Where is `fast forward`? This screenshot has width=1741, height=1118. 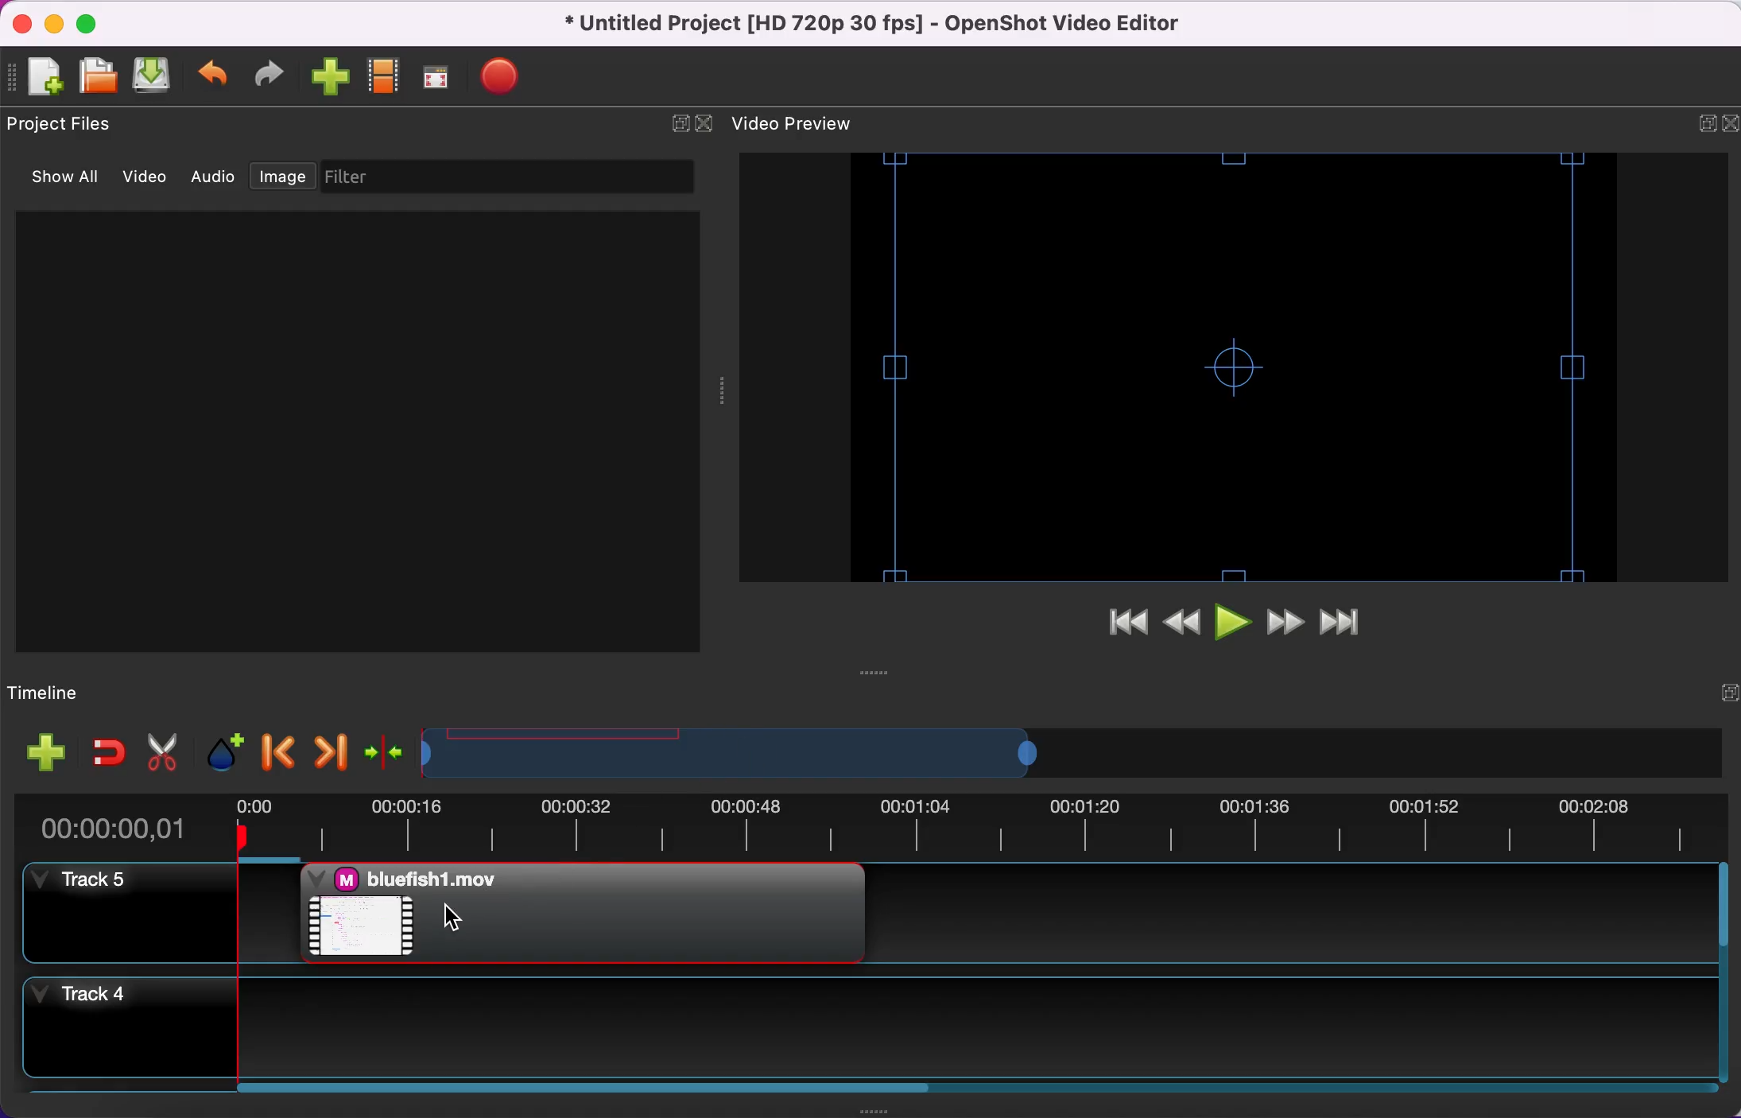
fast forward is located at coordinates (1286, 623).